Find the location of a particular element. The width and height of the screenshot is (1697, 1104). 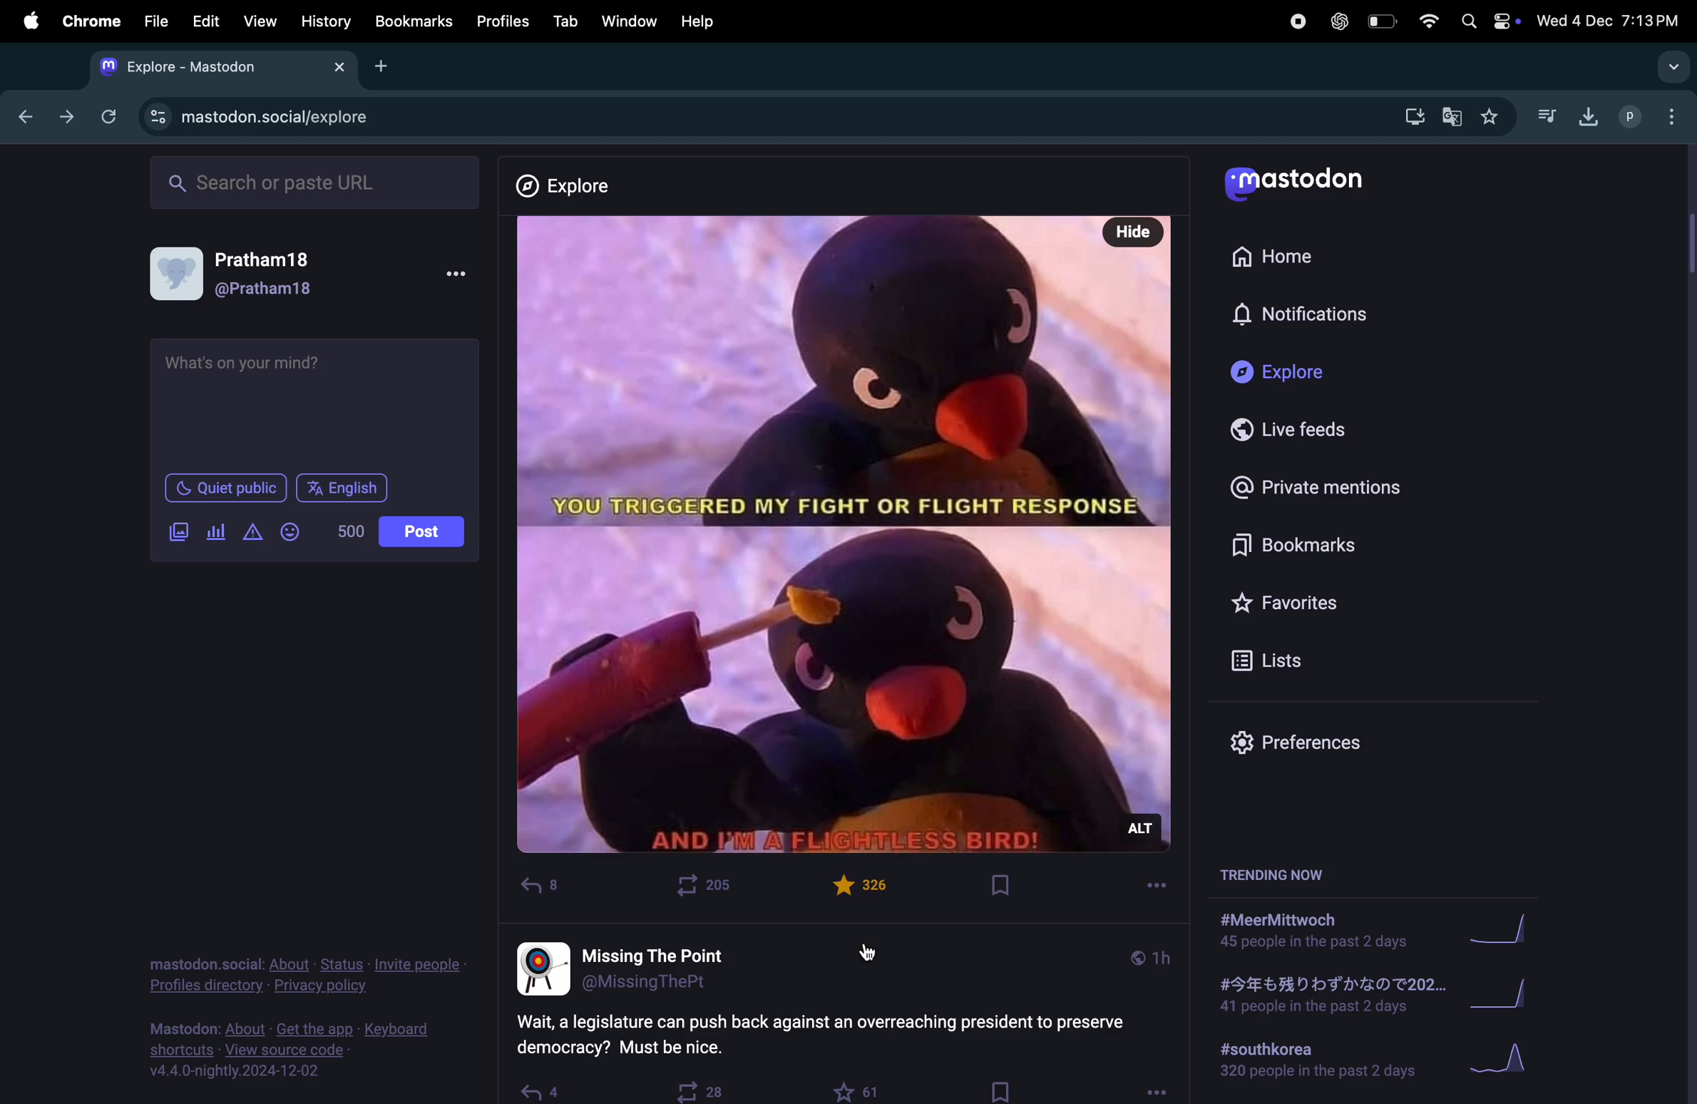

date and time is located at coordinates (1609, 18).